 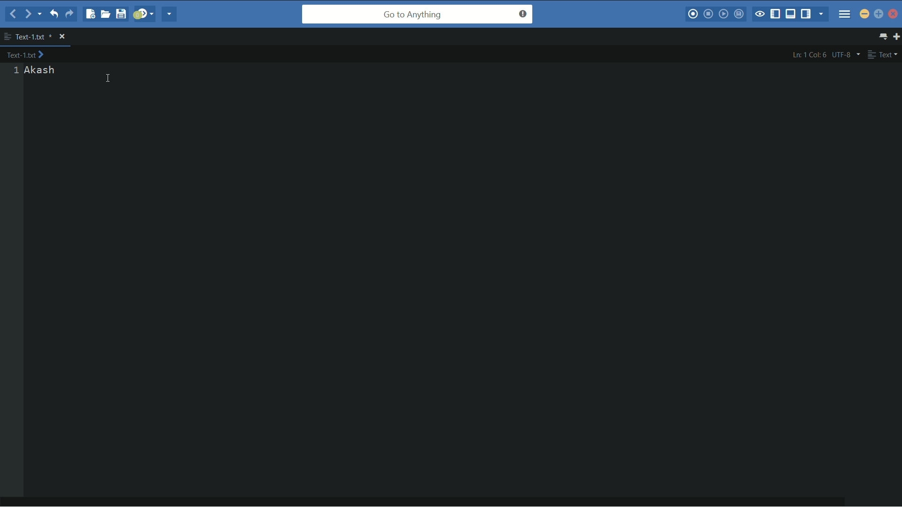 I want to click on save file, so click(x=121, y=14).